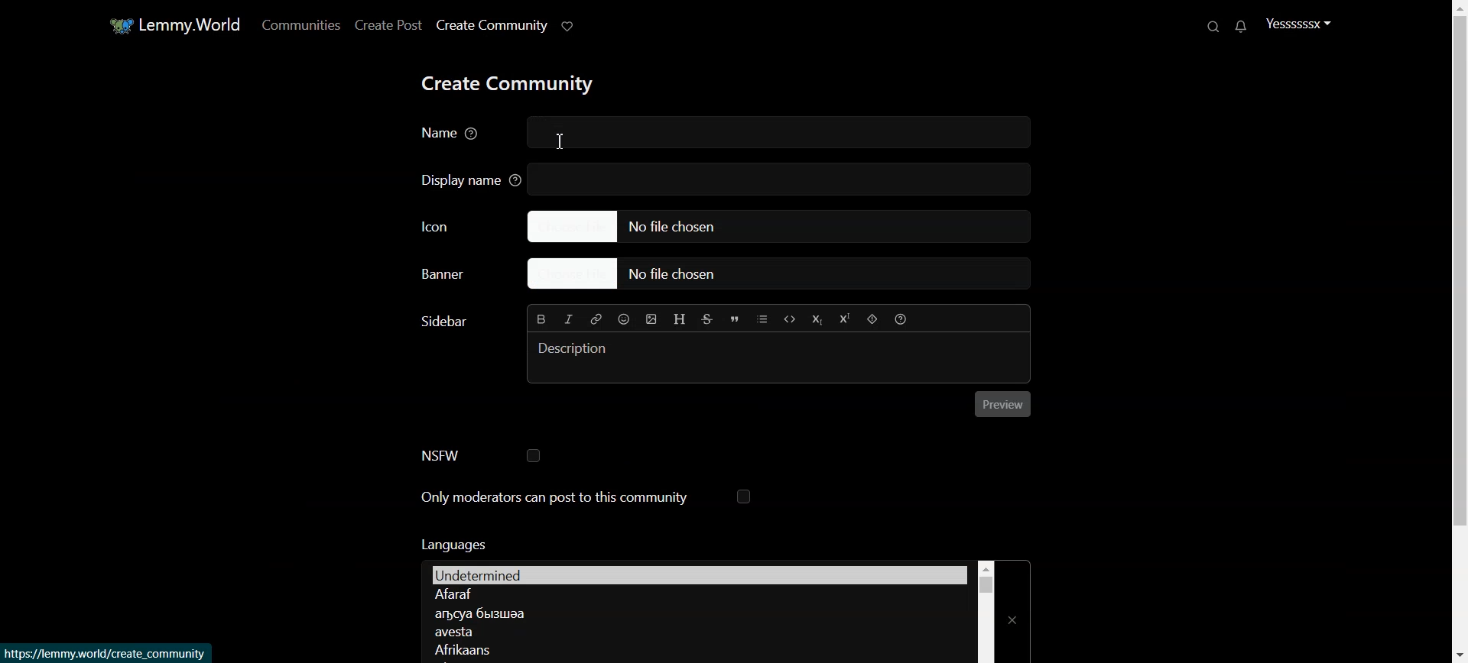 Image resolution: width=1468 pixels, height=663 pixels. I want to click on Subscript, so click(816, 319).